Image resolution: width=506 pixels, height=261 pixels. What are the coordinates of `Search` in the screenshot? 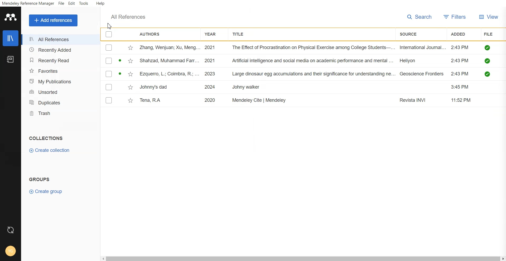 It's located at (420, 17).